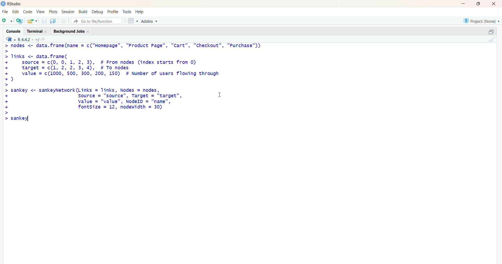 This screenshot has height=264, width=502. Describe the element at coordinates (97, 21) in the screenshot. I see `go to file function` at that location.